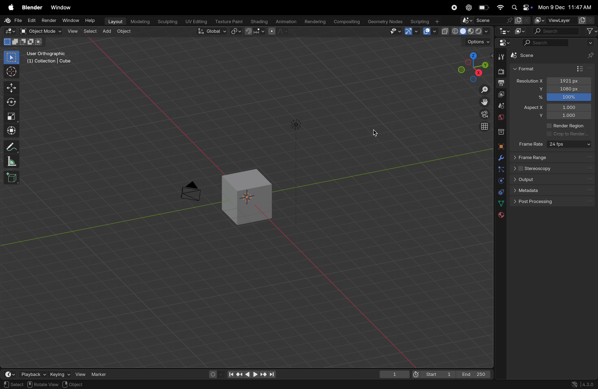 The width and height of the screenshot is (598, 389). What do you see at coordinates (522, 7) in the screenshot?
I see `apple widgets` at bounding box center [522, 7].